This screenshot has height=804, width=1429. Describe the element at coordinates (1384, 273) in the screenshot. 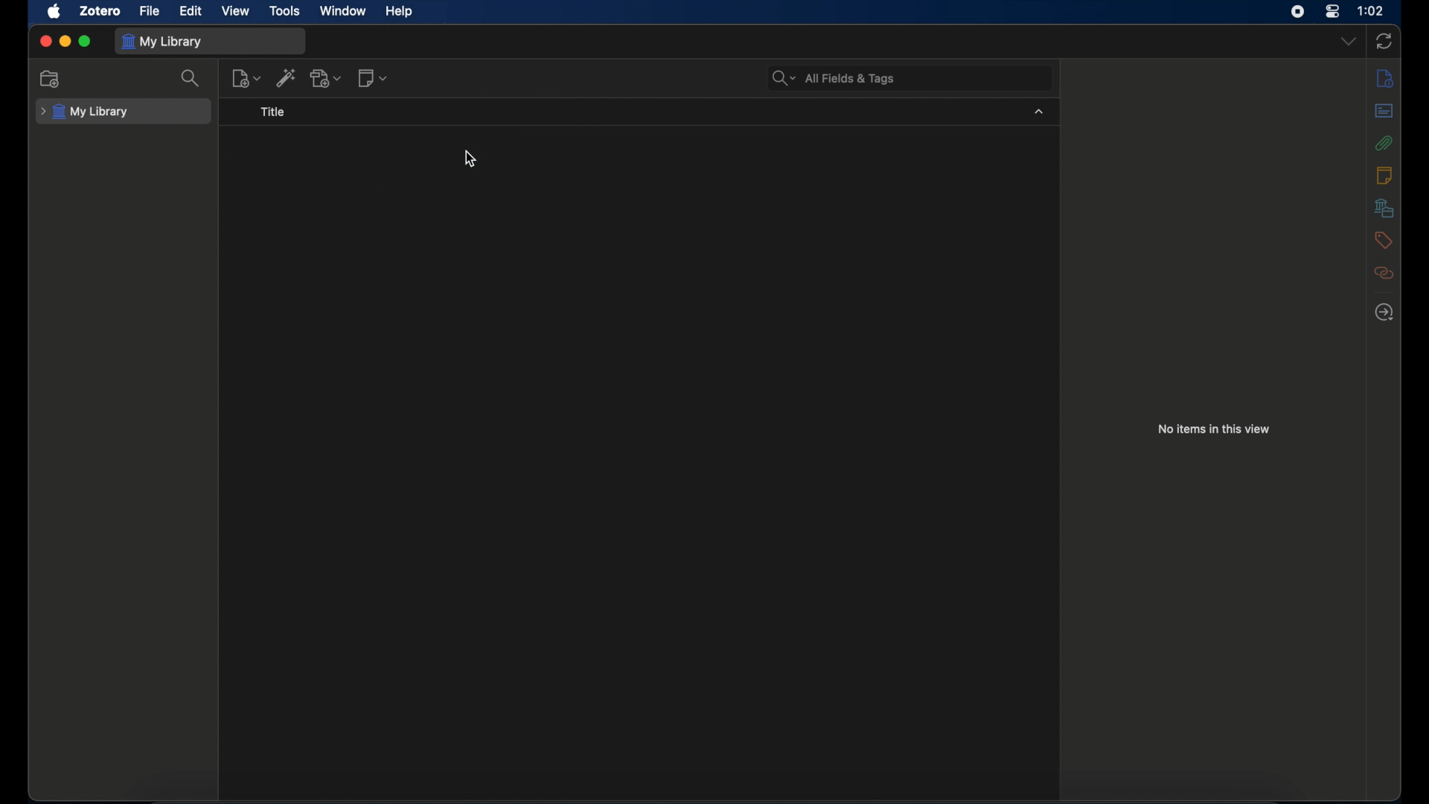

I see `related` at that location.